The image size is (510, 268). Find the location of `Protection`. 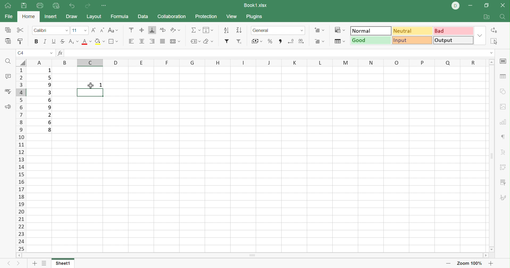

Protection is located at coordinates (206, 17).